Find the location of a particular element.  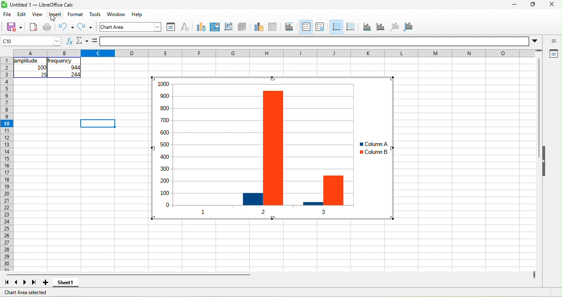

character is located at coordinates (184, 27).